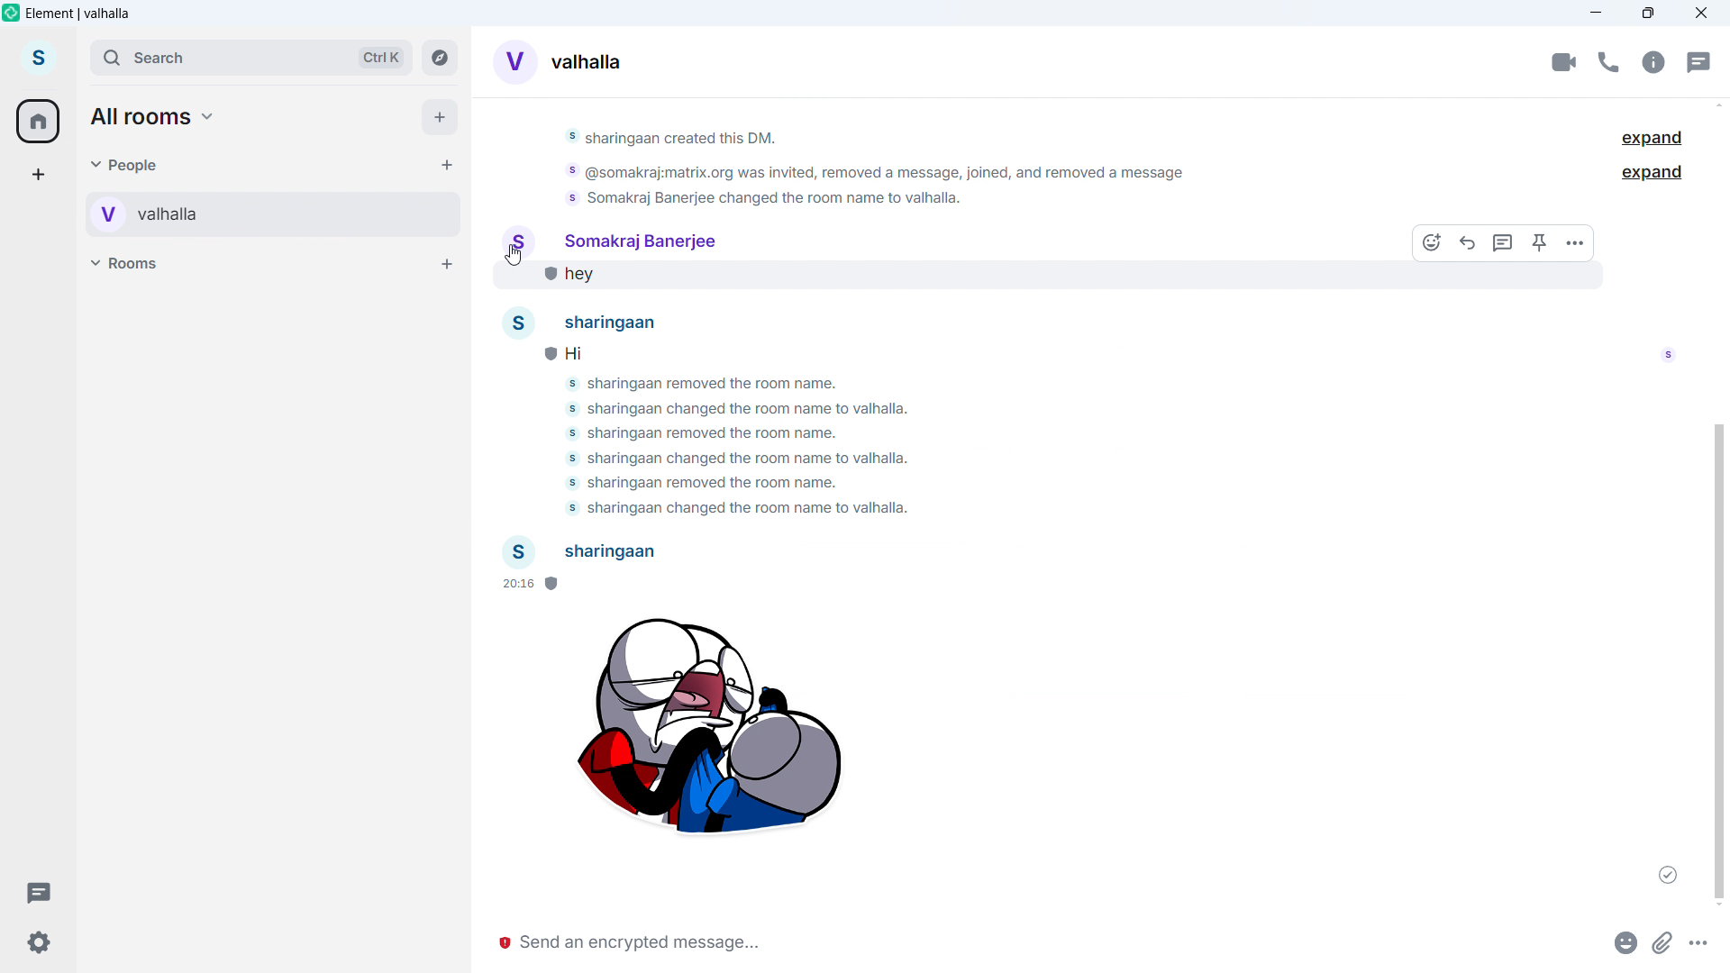 This screenshot has height=973, width=1730. What do you see at coordinates (440, 58) in the screenshot?
I see `Explore rooms ` at bounding box center [440, 58].